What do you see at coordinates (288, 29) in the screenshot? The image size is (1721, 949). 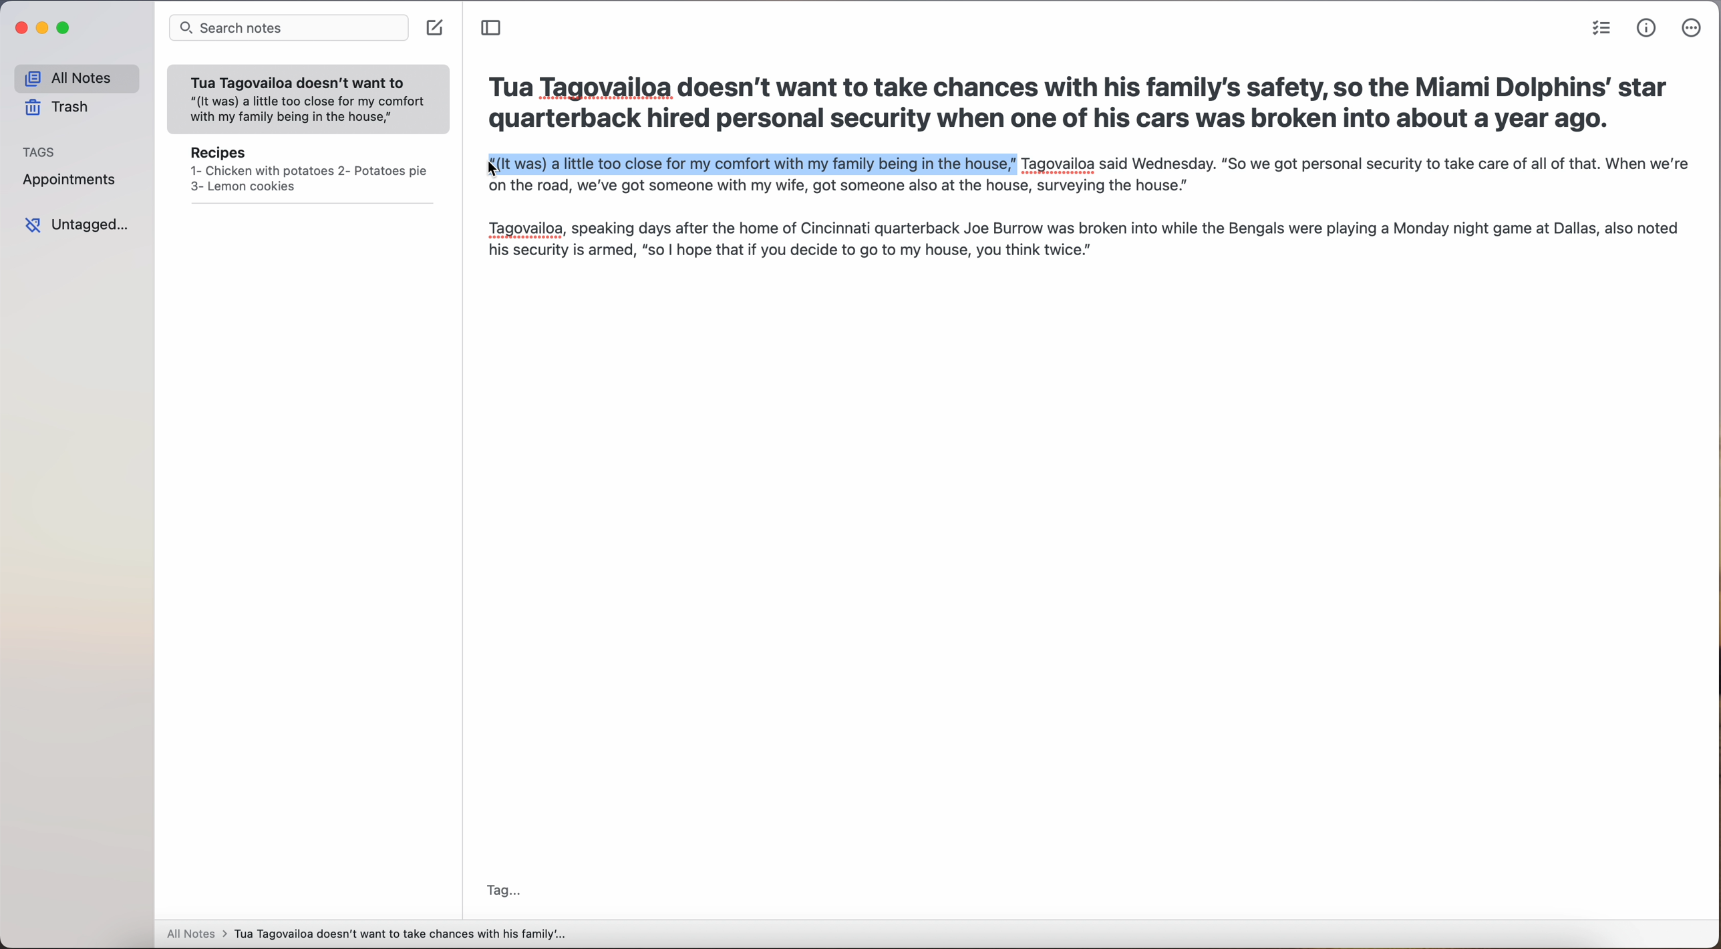 I see `search notes` at bounding box center [288, 29].